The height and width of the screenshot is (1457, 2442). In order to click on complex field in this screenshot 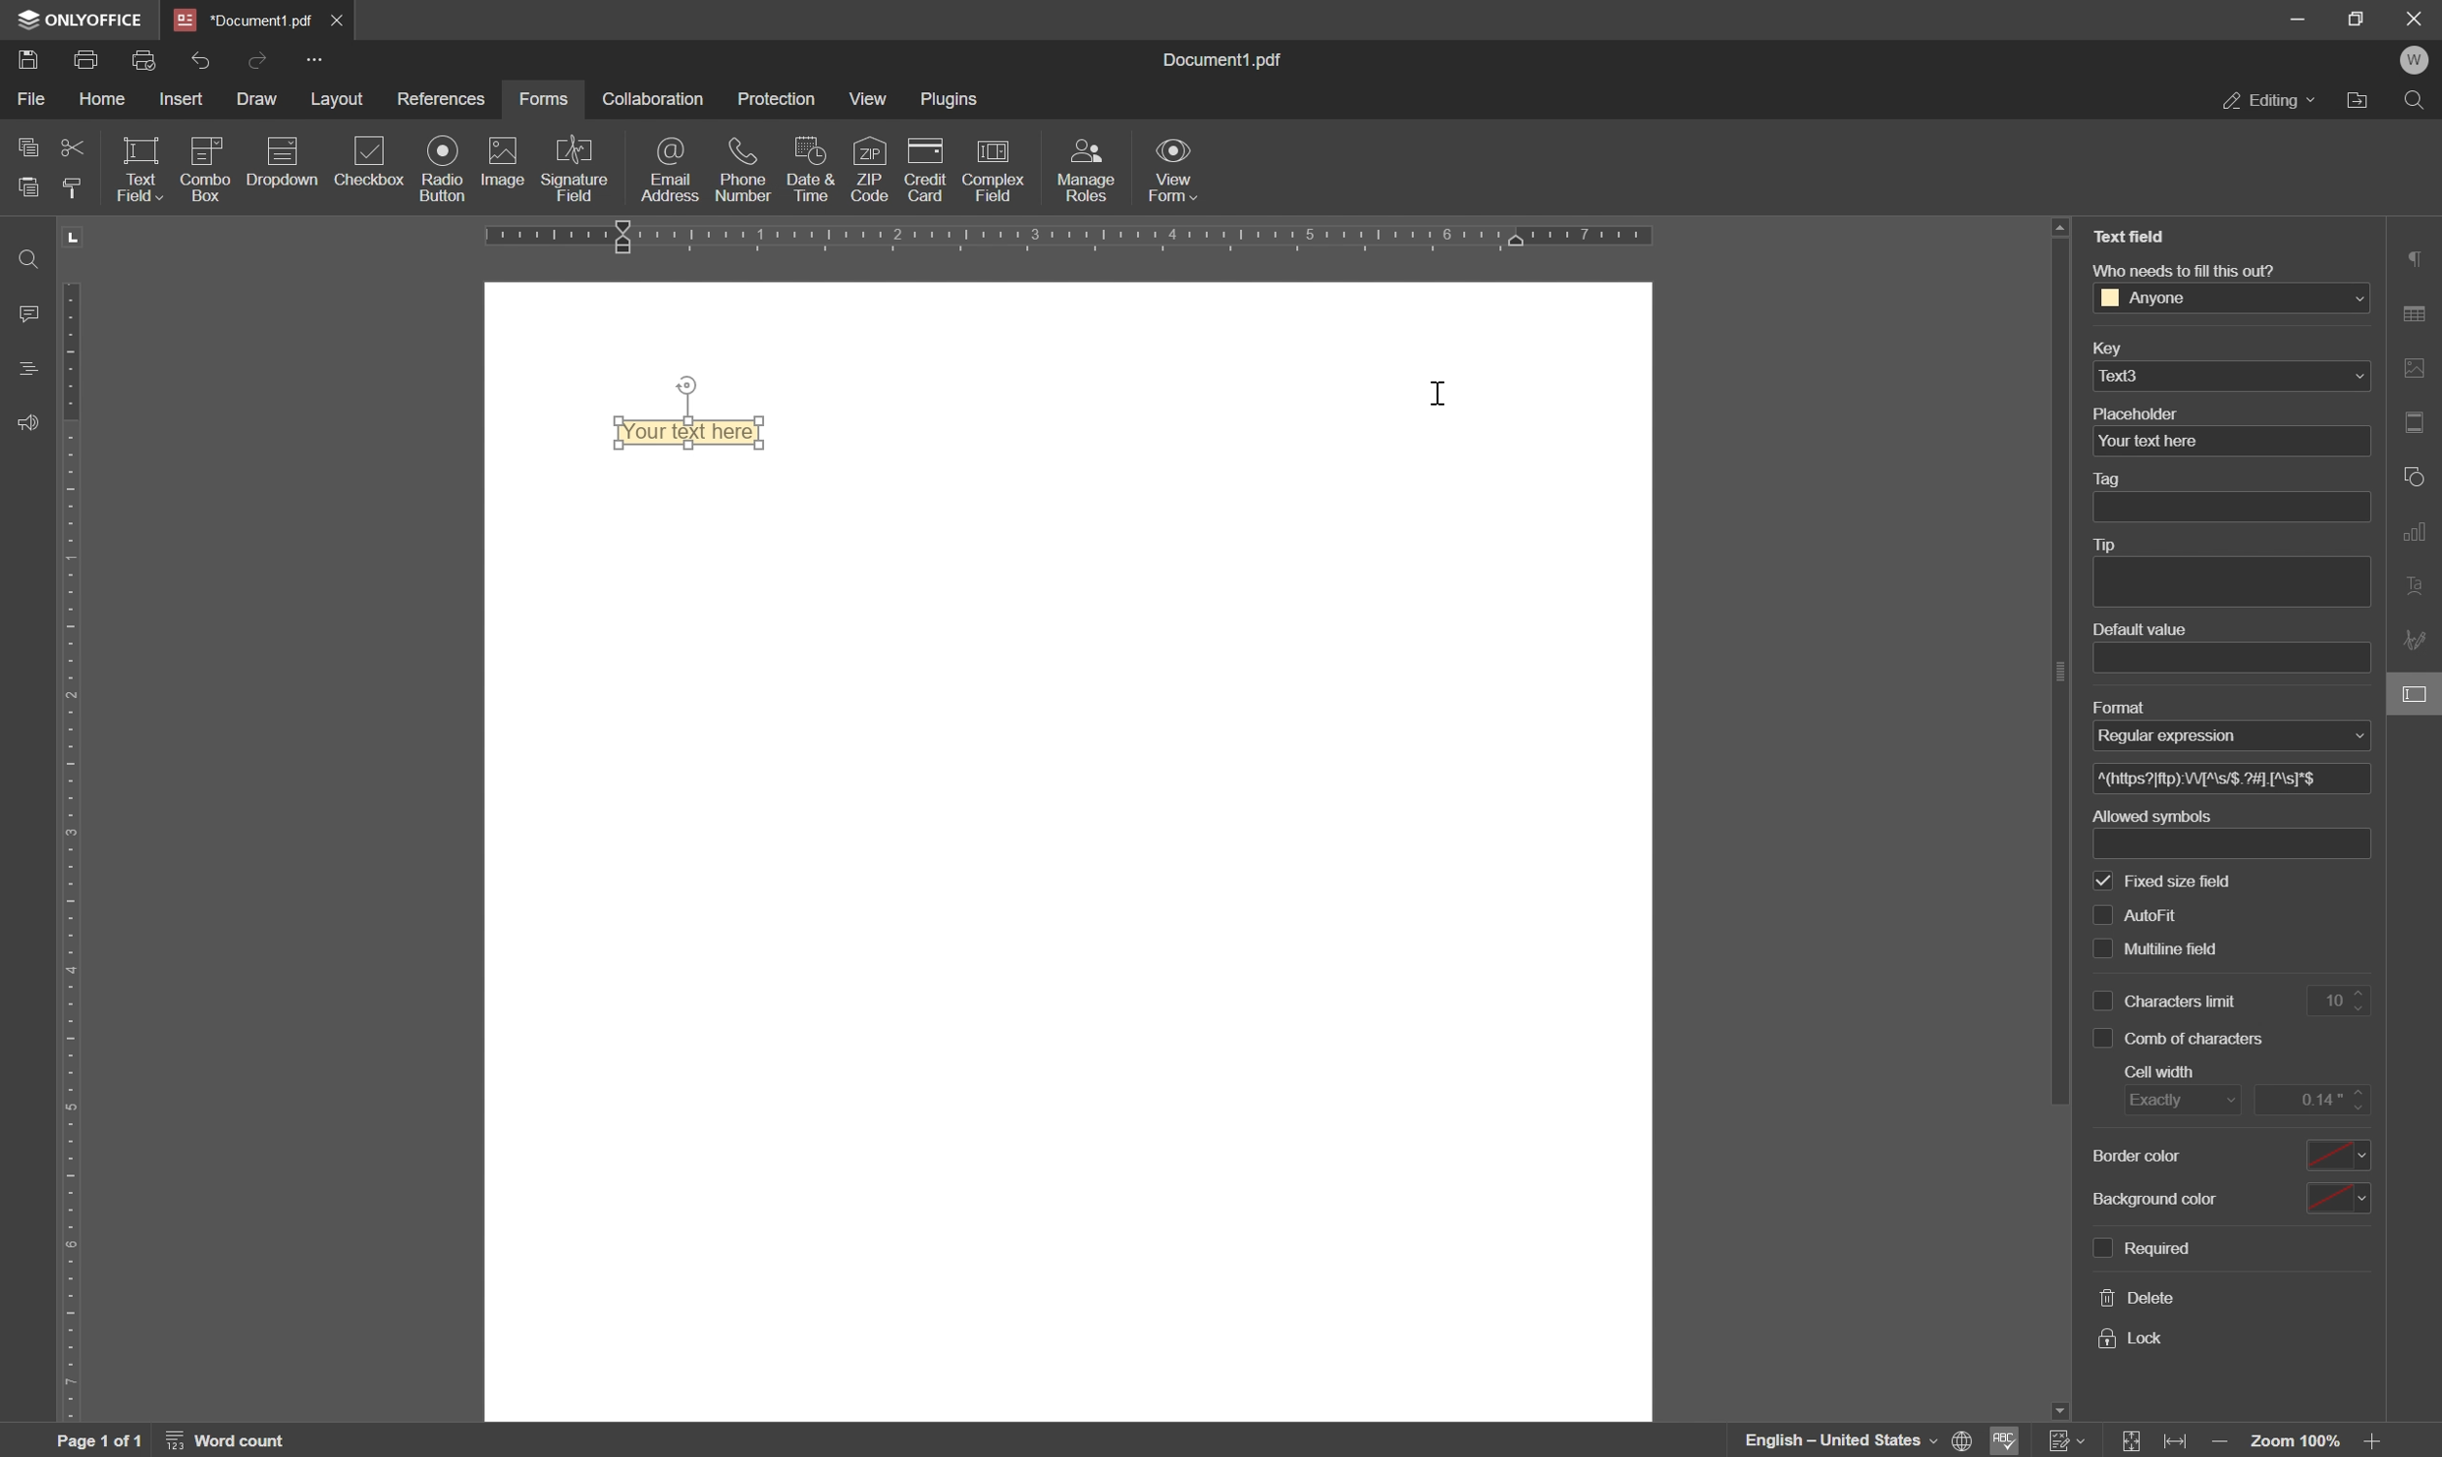, I will do `click(992, 172)`.